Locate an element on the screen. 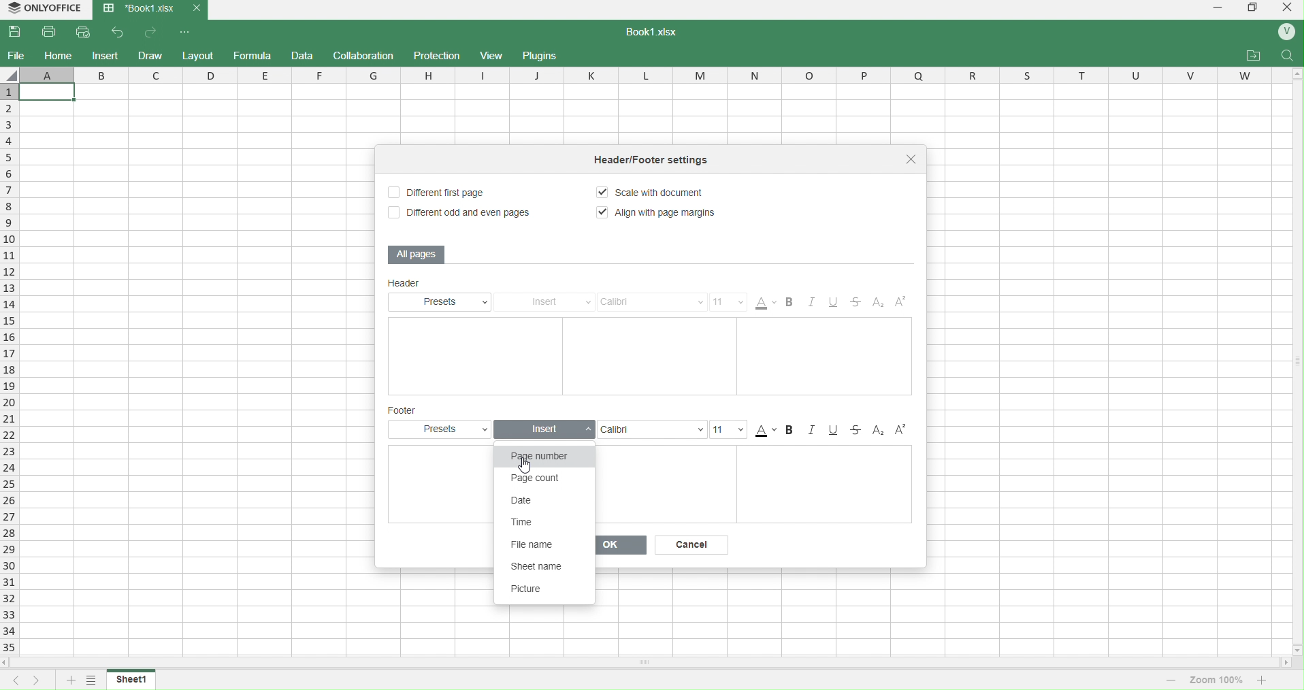 Image resolution: width=1304 pixels, height=690 pixels. Picture is located at coordinates (544, 590).